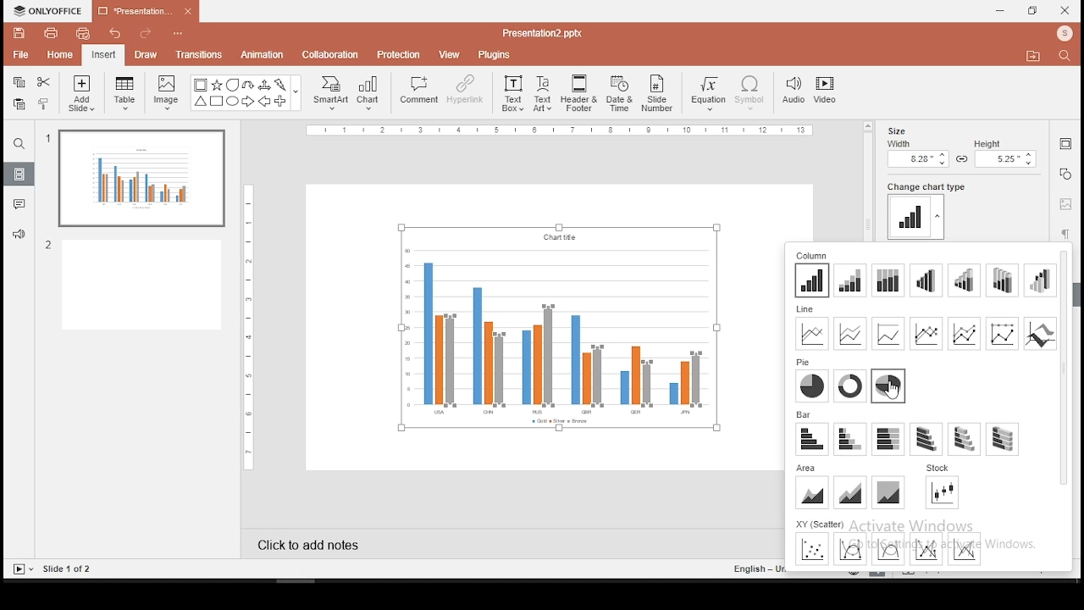 This screenshot has height=610, width=1084. I want to click on line 3, so click(887, 333).